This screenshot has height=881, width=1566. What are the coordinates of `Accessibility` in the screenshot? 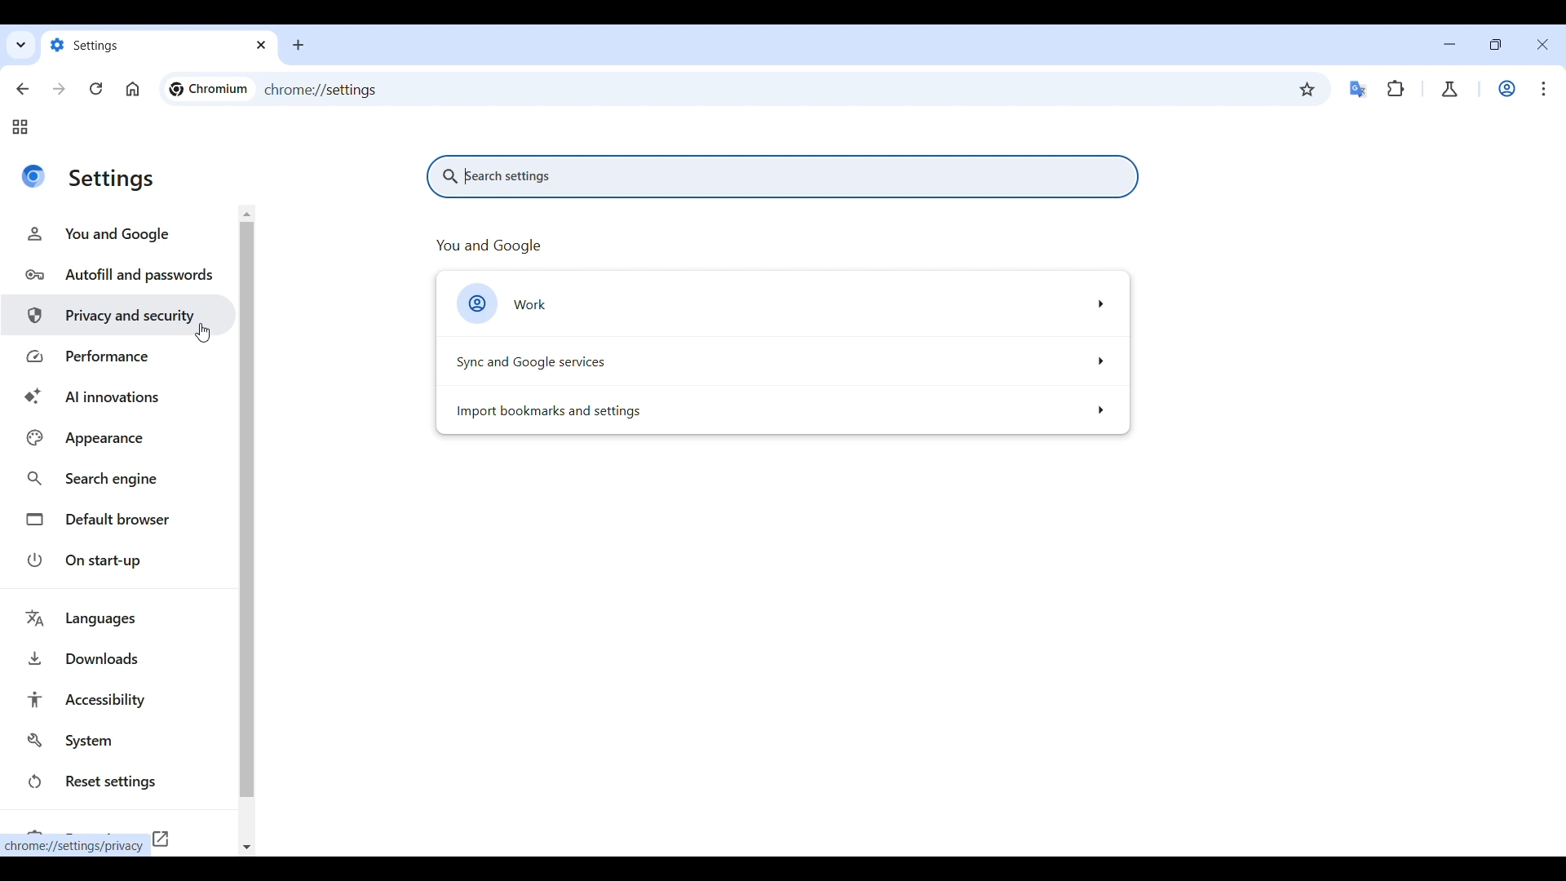 It's located at (121, 699).